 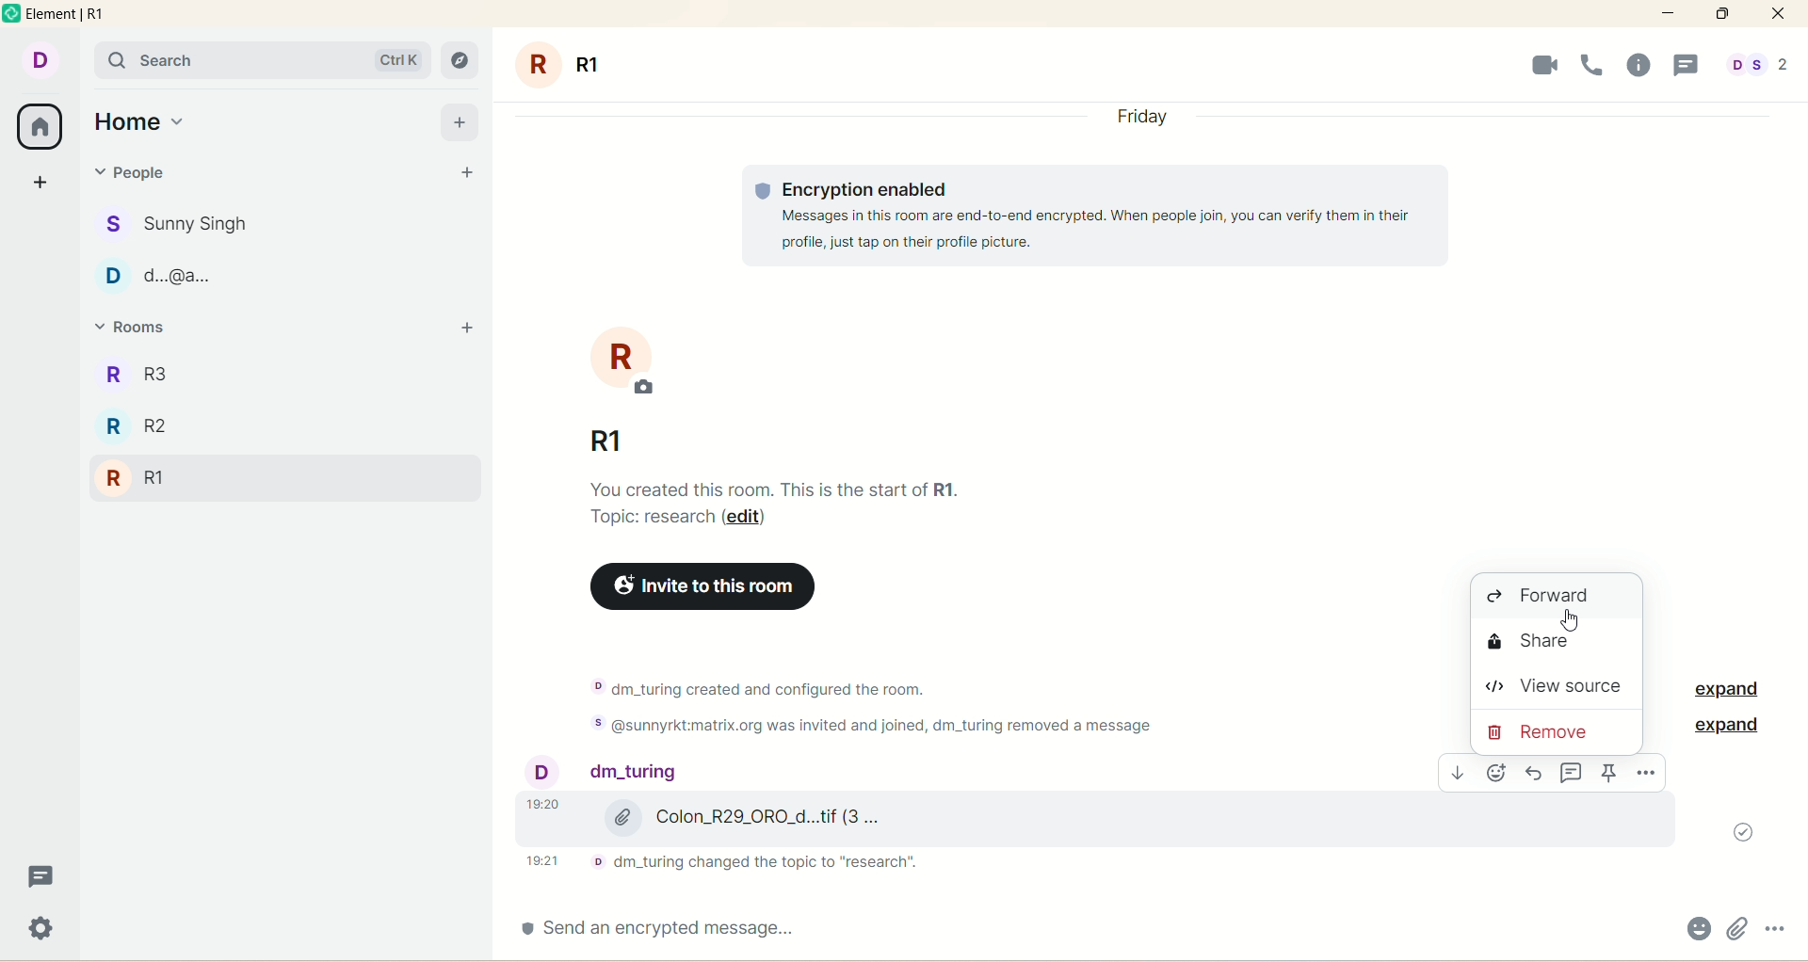 What do you see at coordinates (145, 177) in the screenshot?
I see `people` at bounding box center [145, 177].